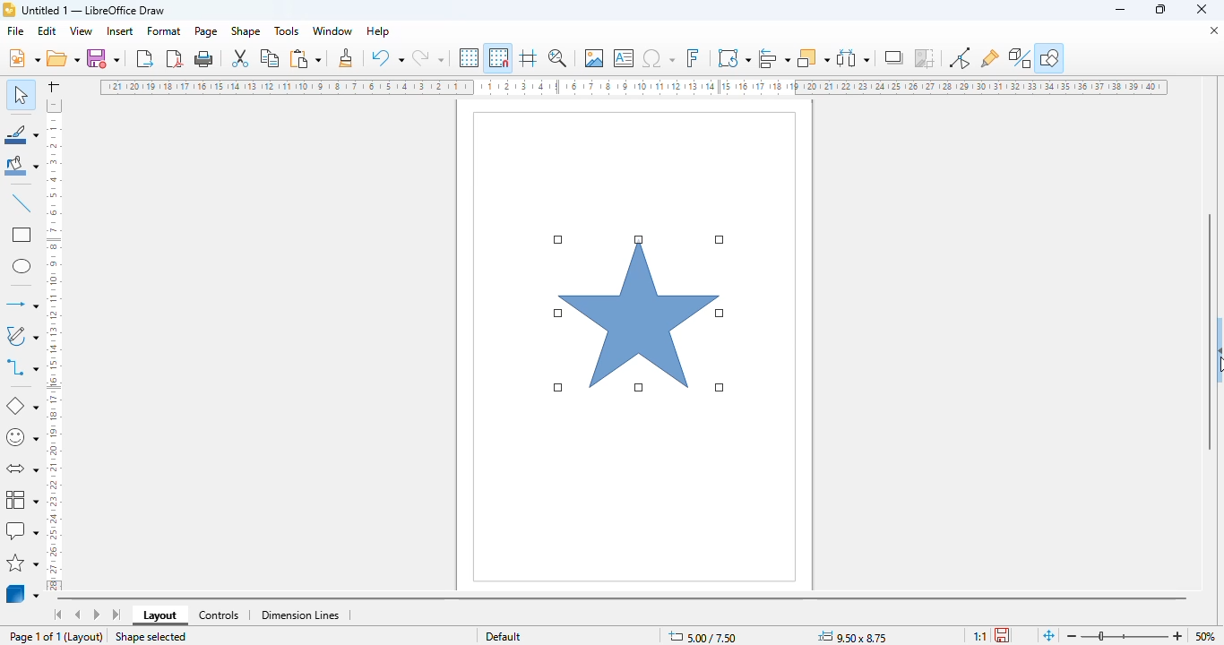  I want to click on callout shapes, so click(22, 529).